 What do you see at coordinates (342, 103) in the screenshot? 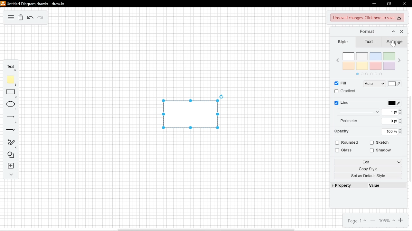
I see `line` at bounding box center [342, 103].